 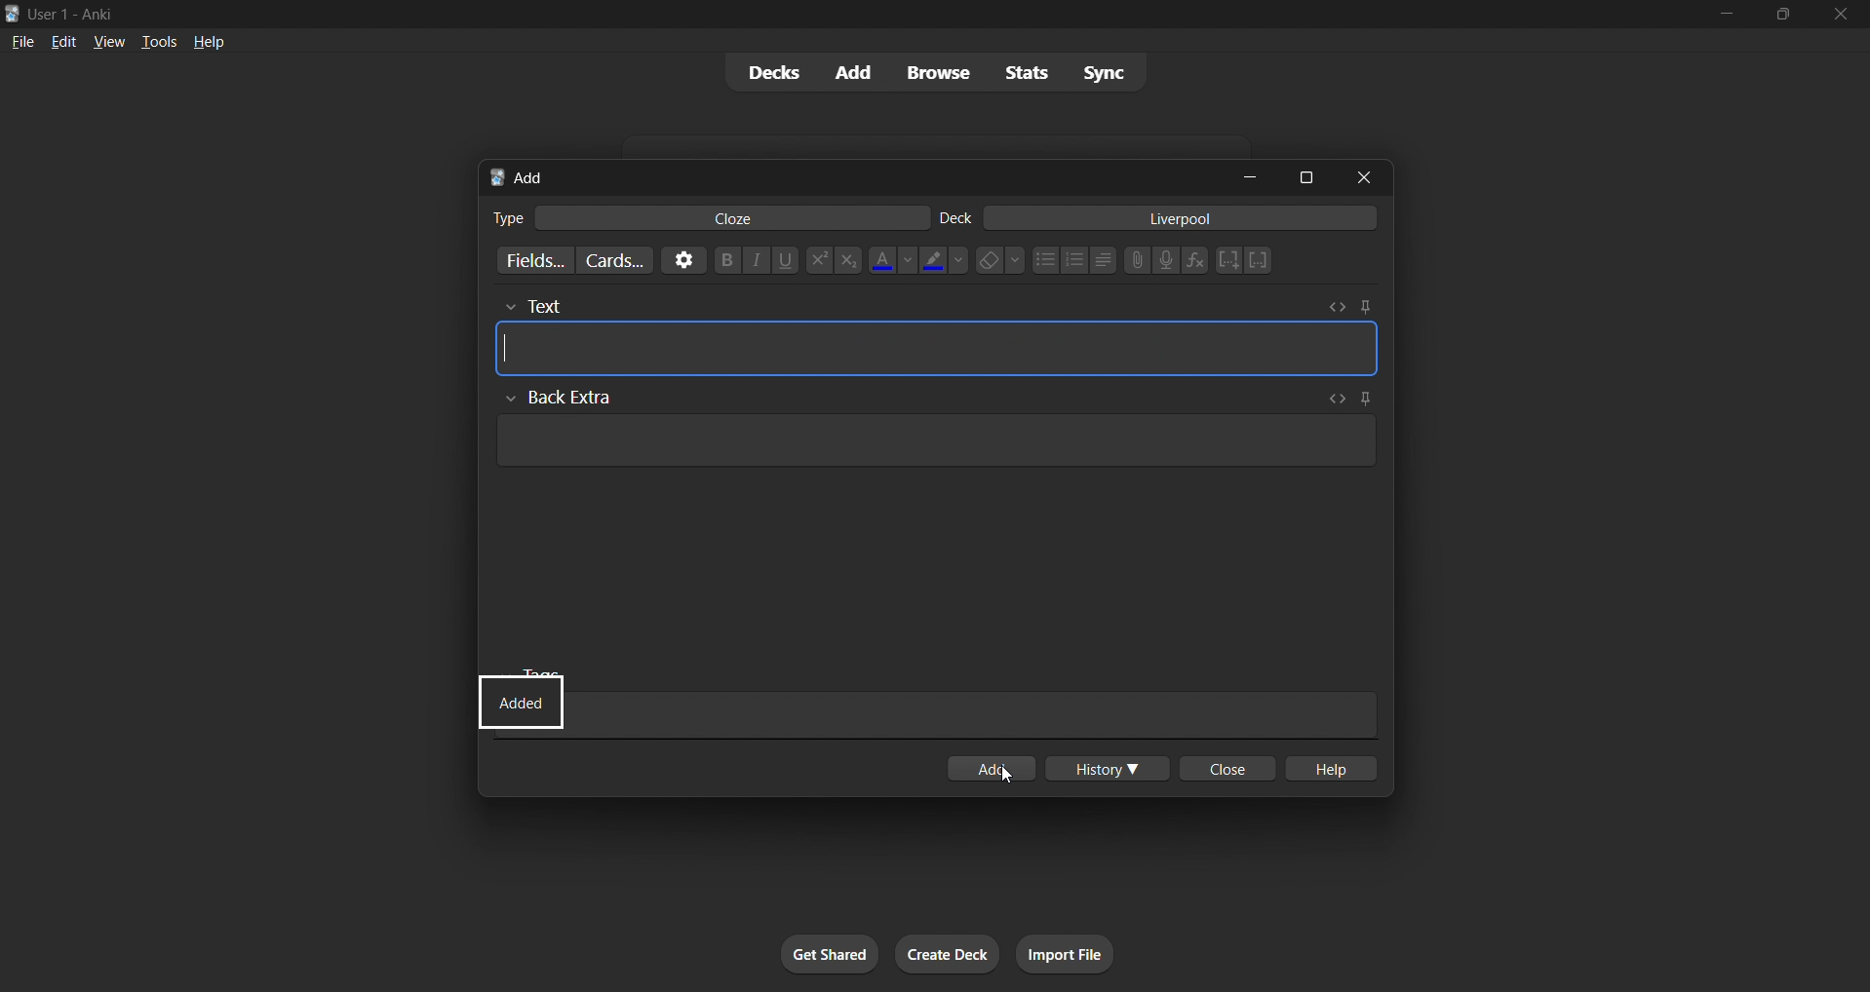 I want to click on options, so click(x=689, y=263).